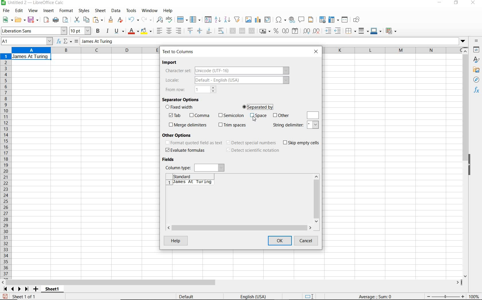 The image size is (482, 300). Describe the element at coordinates (383, 297) in the screenshot. I see `formula` at that location.